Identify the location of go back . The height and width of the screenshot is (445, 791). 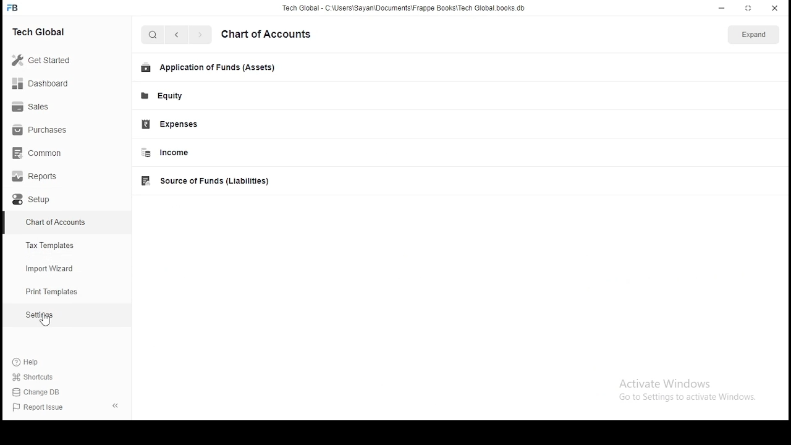
(177, 35).